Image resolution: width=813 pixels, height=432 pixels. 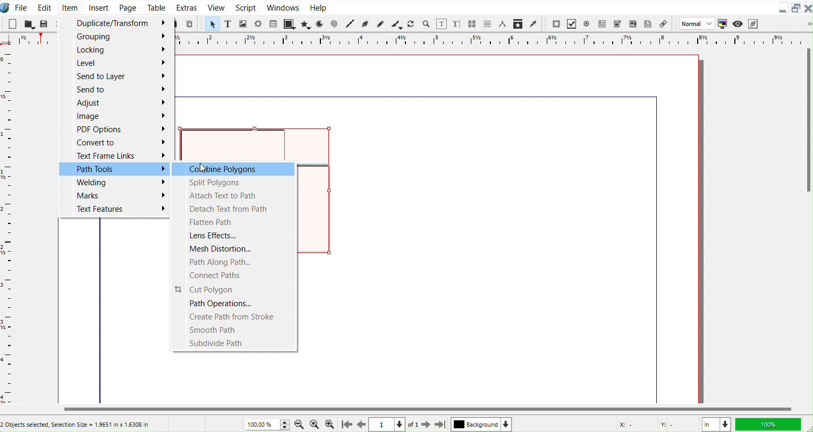 I want to click on Line, so click(x=351, y=24).